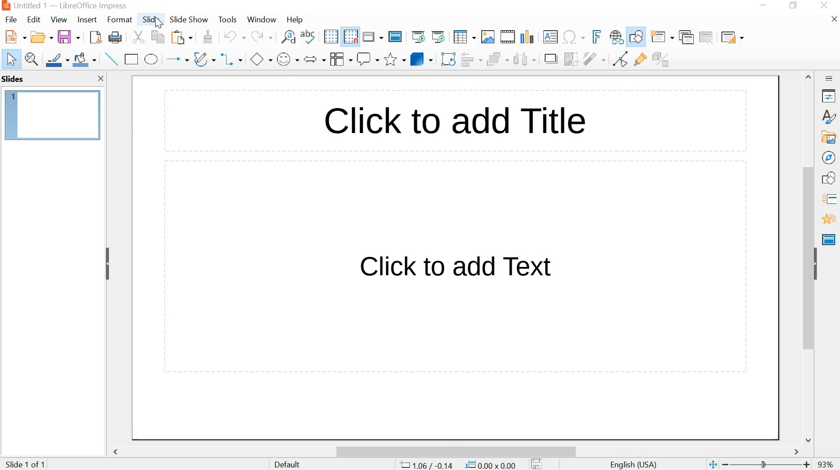 This screenshot has width=840, height=470. I want to click on SLIDES, so click(13, 79).